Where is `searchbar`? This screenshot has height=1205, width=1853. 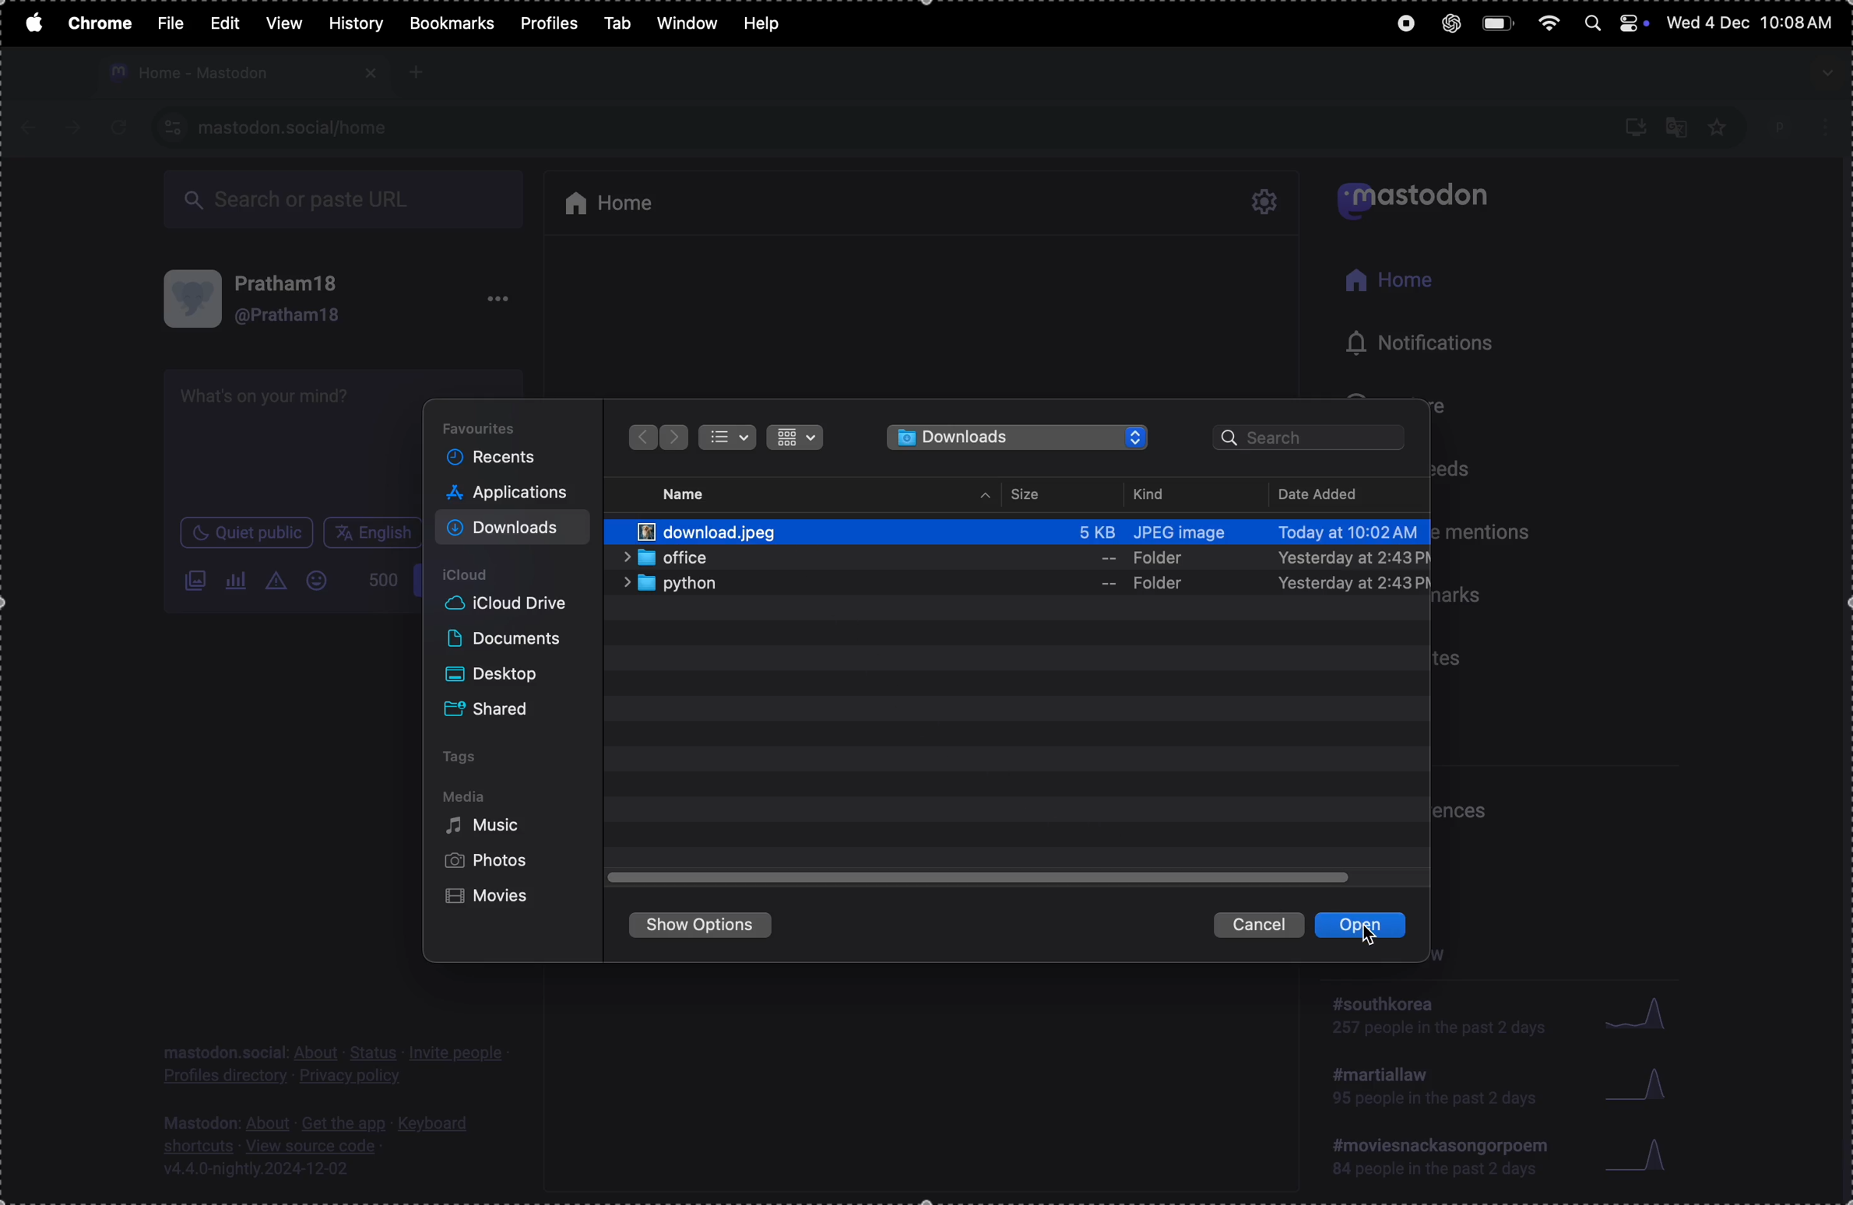
searchbar is located at coordinates (1315, 440).